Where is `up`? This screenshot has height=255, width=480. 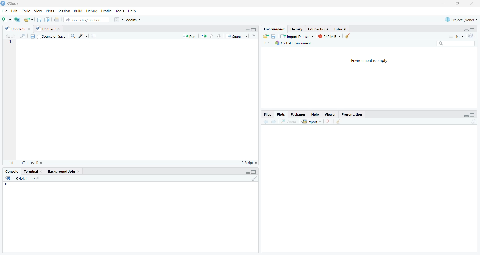
up is located at coordinates (211, 36).